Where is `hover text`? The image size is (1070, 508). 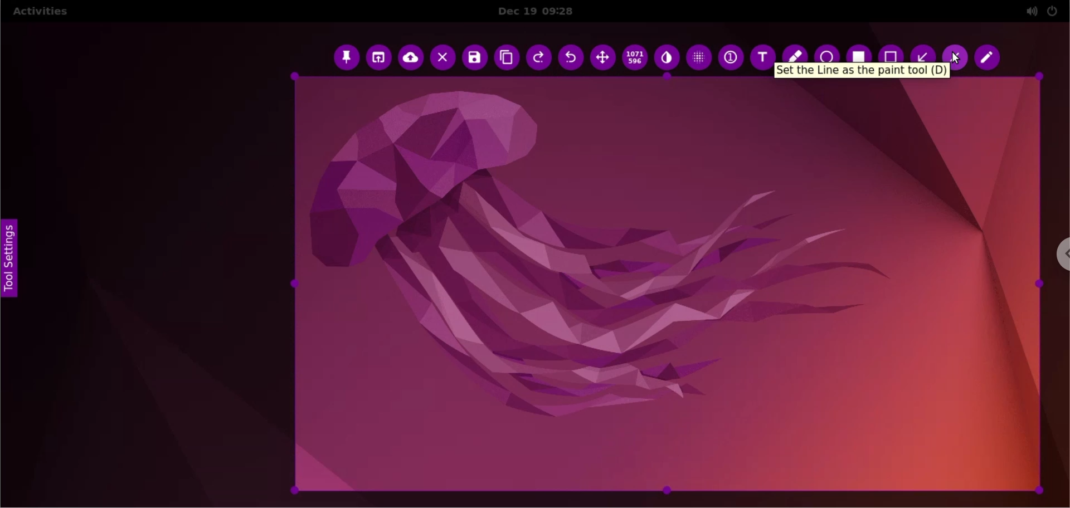 hover text is located at coordinates (864, 71).